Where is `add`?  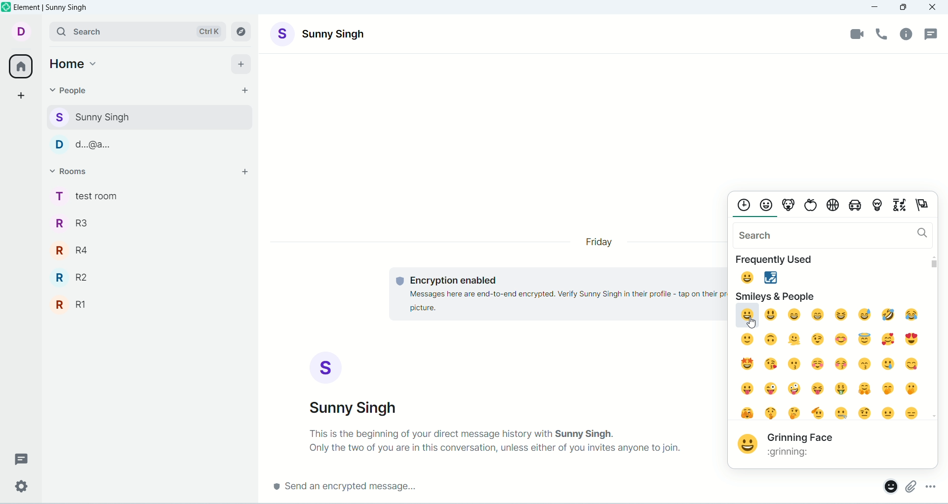 add is located at coordinates (244, 63).